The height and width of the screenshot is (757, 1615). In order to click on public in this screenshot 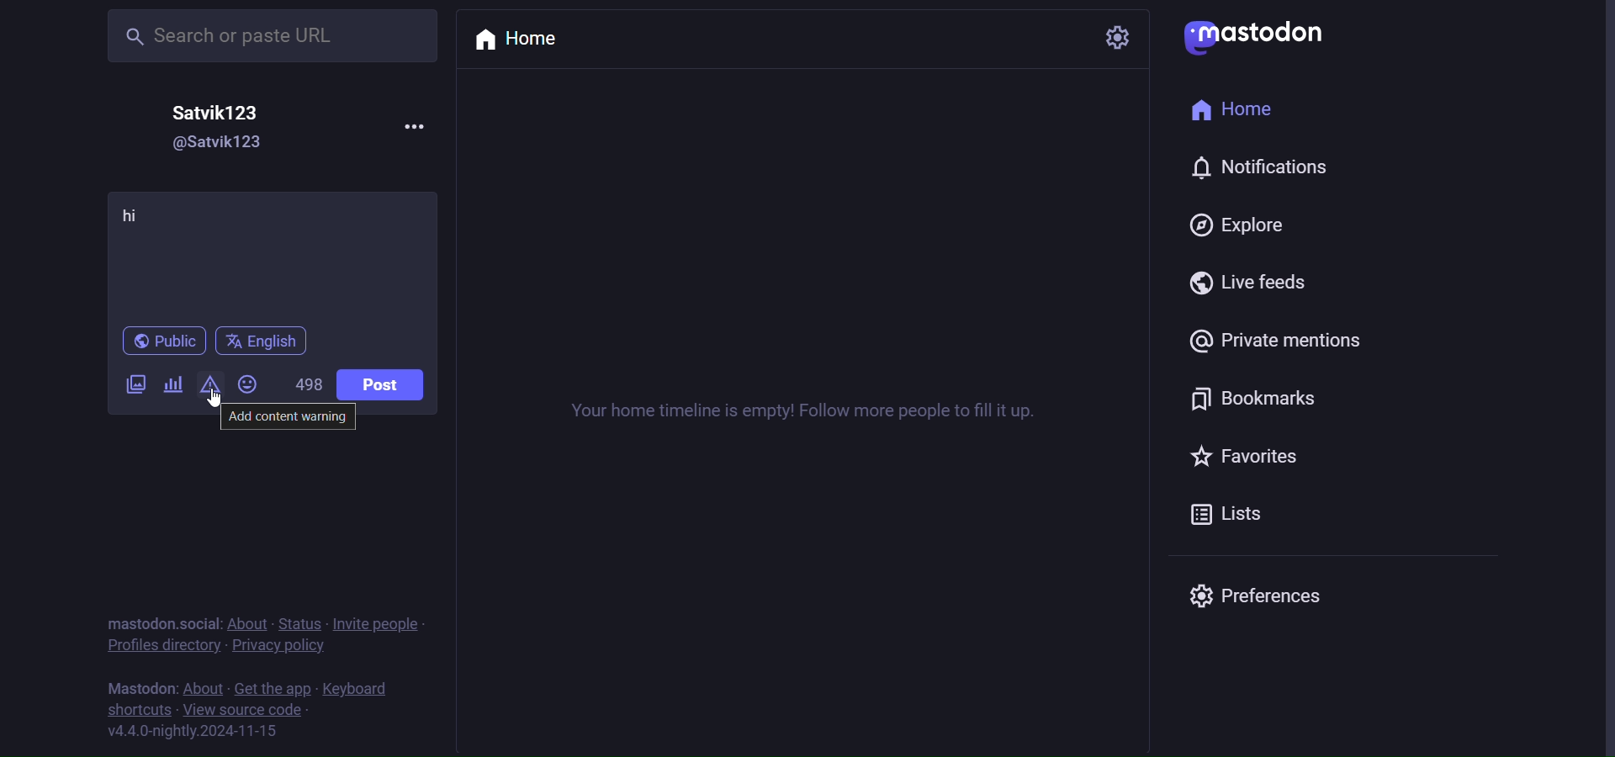, I will do `click(162, 342)`.